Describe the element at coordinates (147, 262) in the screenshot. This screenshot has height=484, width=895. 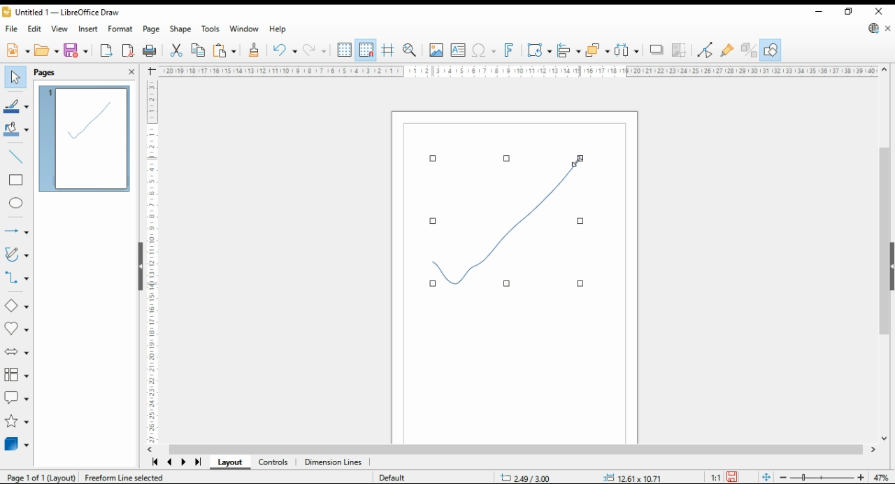
I see `ruler` at that location.